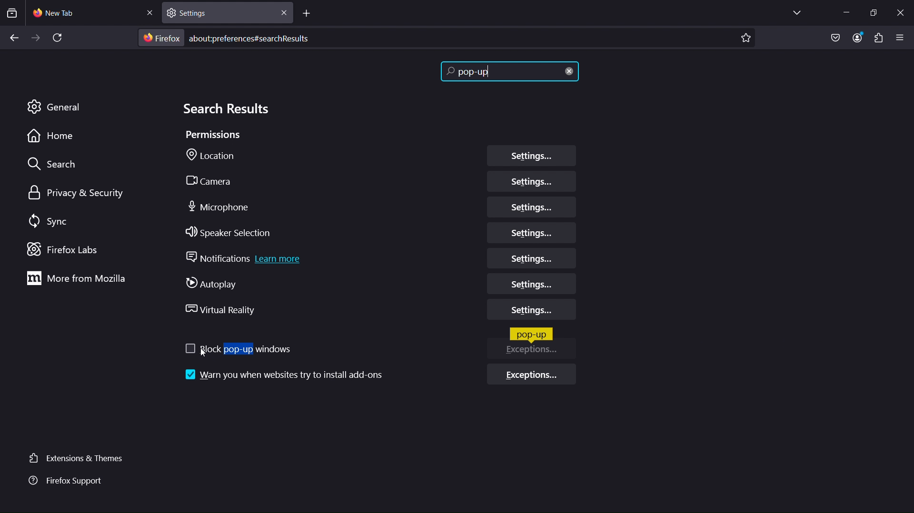  I want to click on Save to Pocket, so click(835, 36).